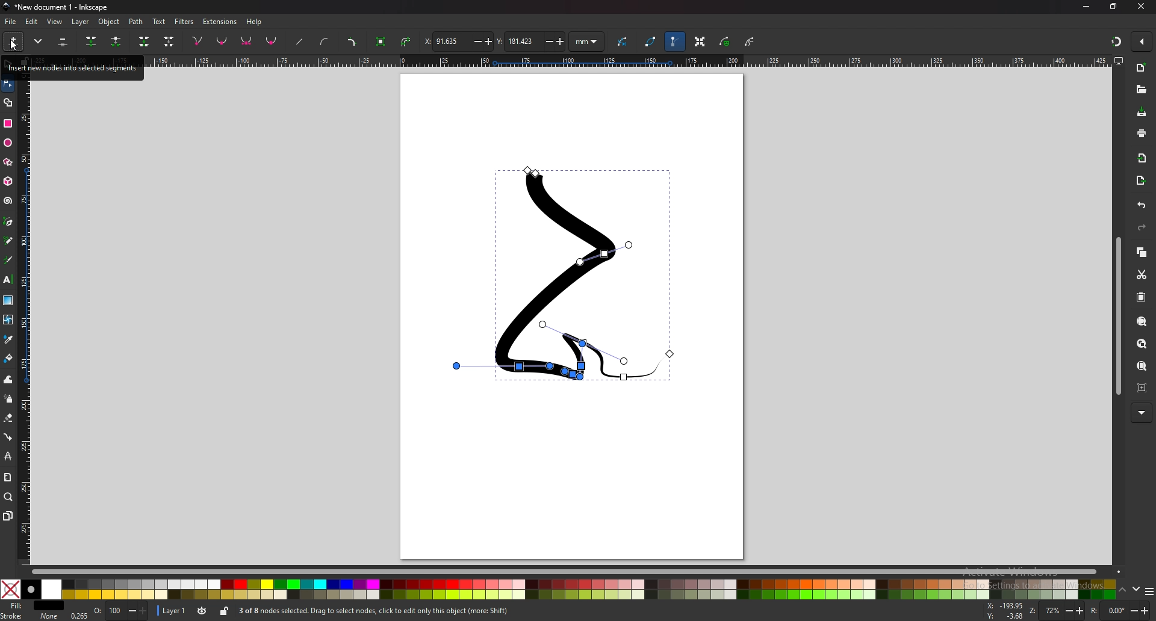 The height and width of the screenshot is (621, 1156). What do you see at coordinates (223, 613) in the screenshot?
I see `lock` at bounding box center [223, 613].